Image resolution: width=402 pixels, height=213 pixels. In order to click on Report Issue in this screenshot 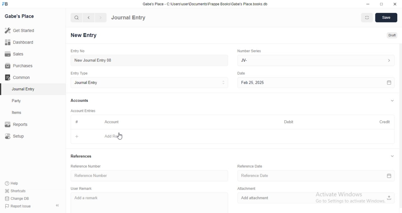, I will do `click(21, 206)`.